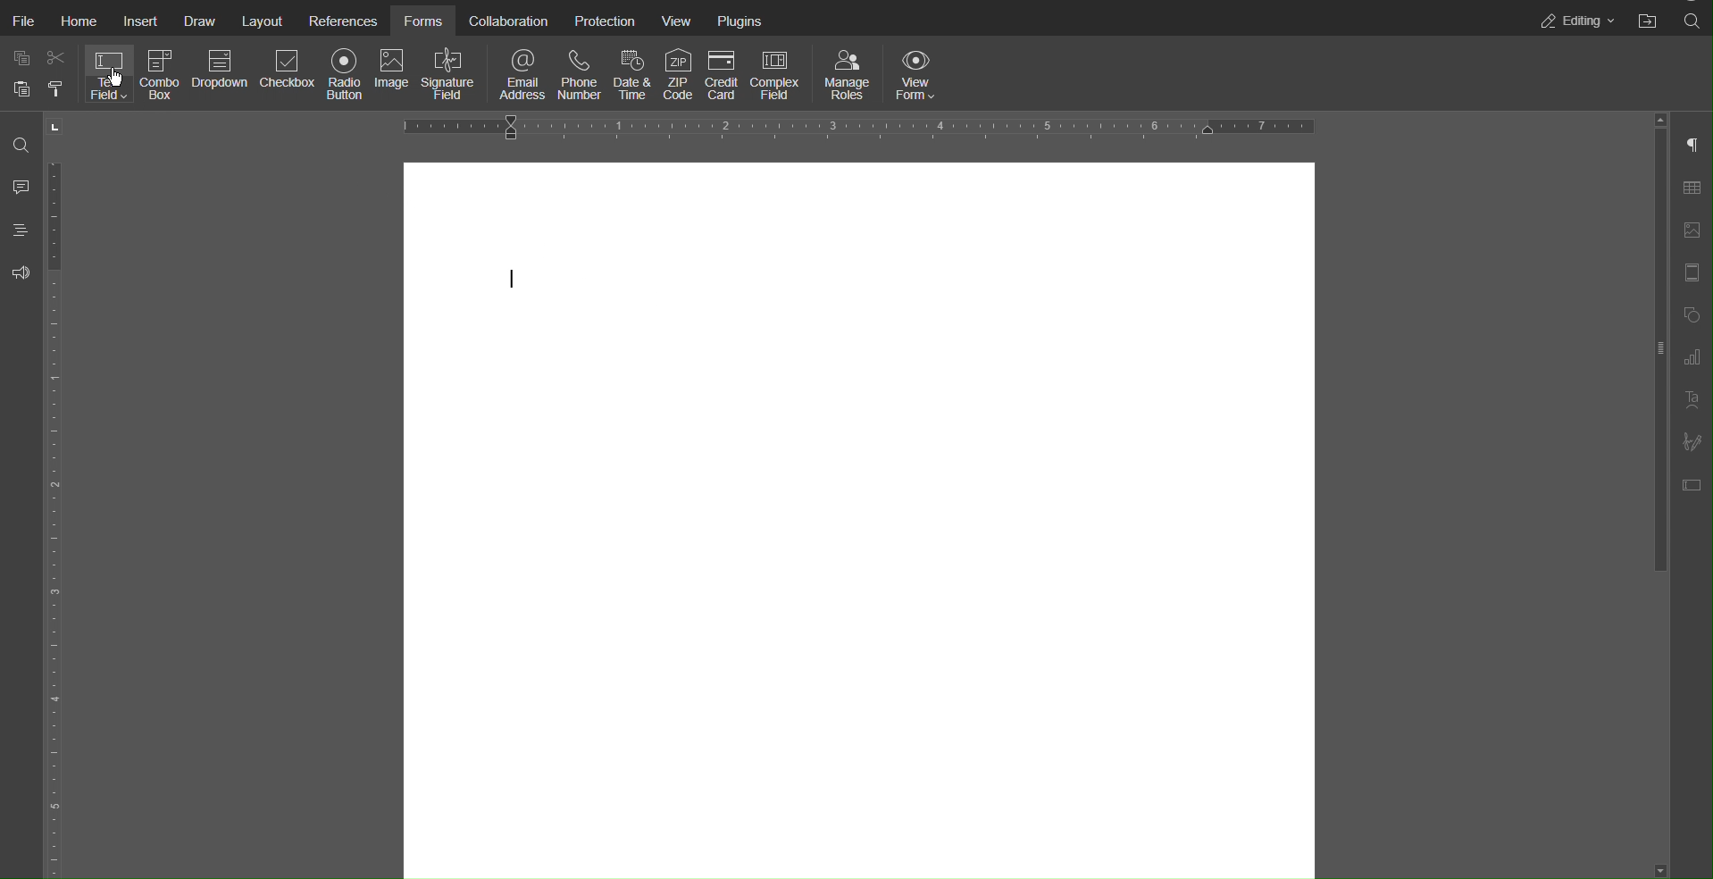 The width and height of the screenshot is (1713, 879). I want to click on View, so click(678, 21).